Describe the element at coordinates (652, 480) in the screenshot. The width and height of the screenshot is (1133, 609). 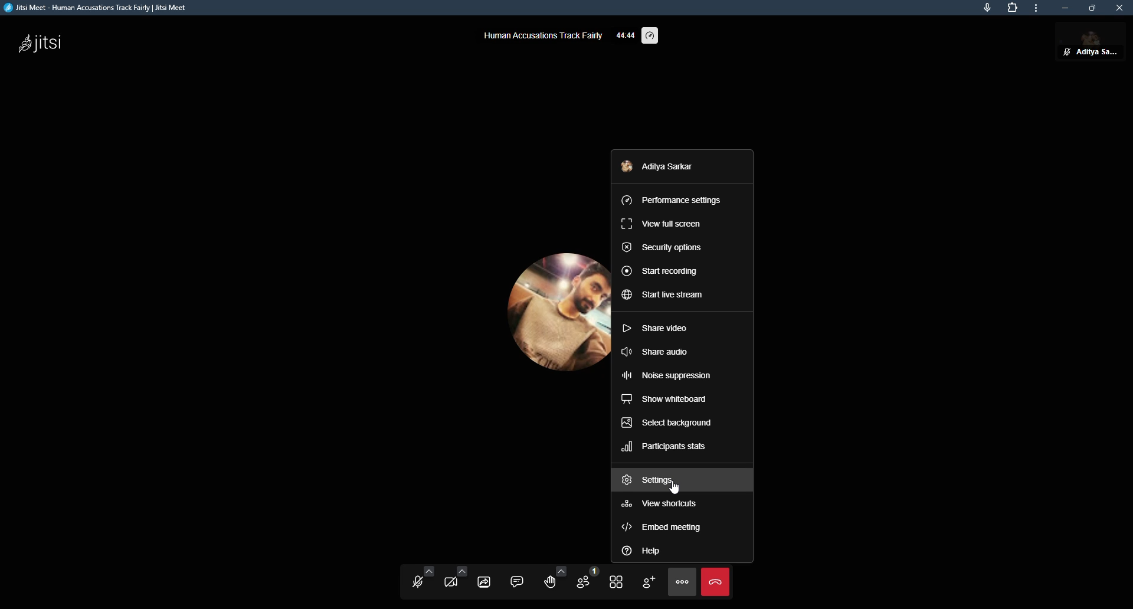
I see `settings` at that location.